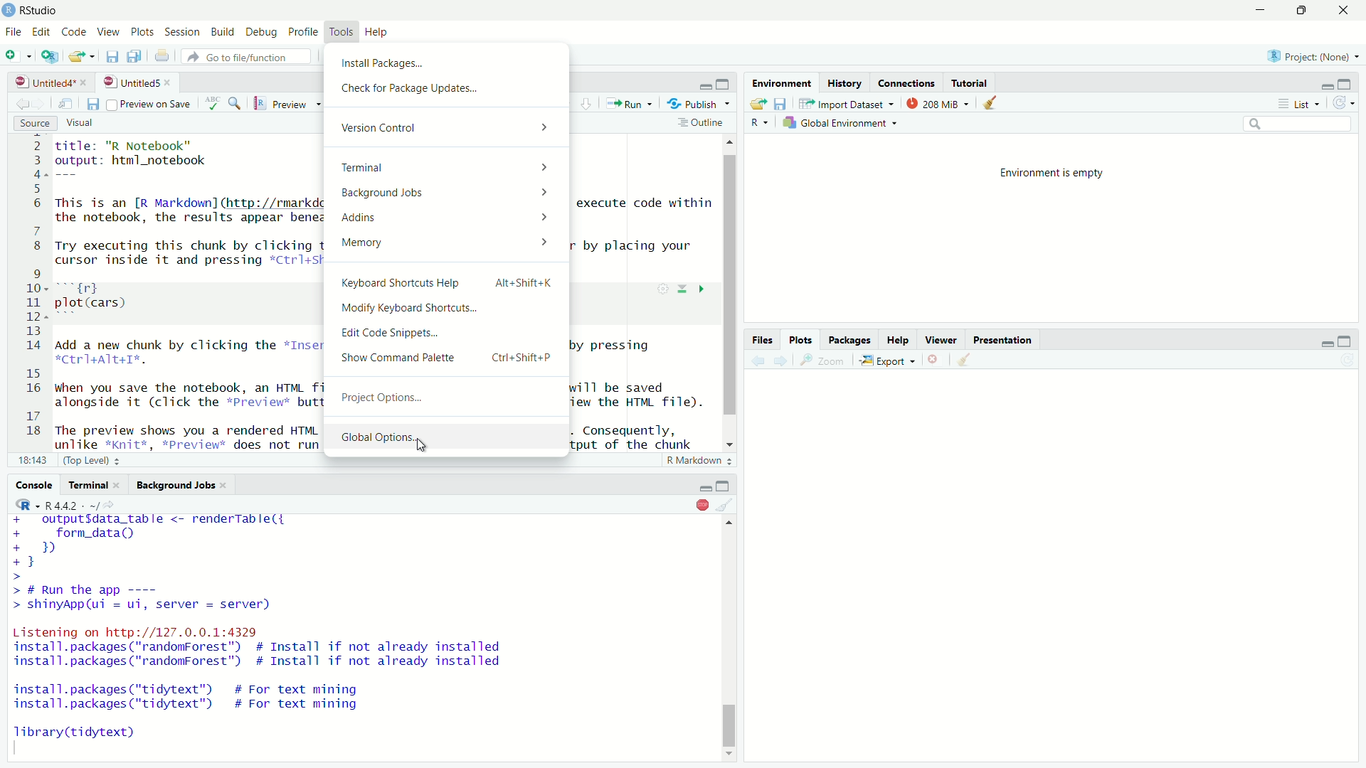 Image resolution: width=1366 pixels, height=768 pixels. What do you see at coordinates (41, 103) in the screenshot?
I see `move backward` at bounding box center [41, 103].